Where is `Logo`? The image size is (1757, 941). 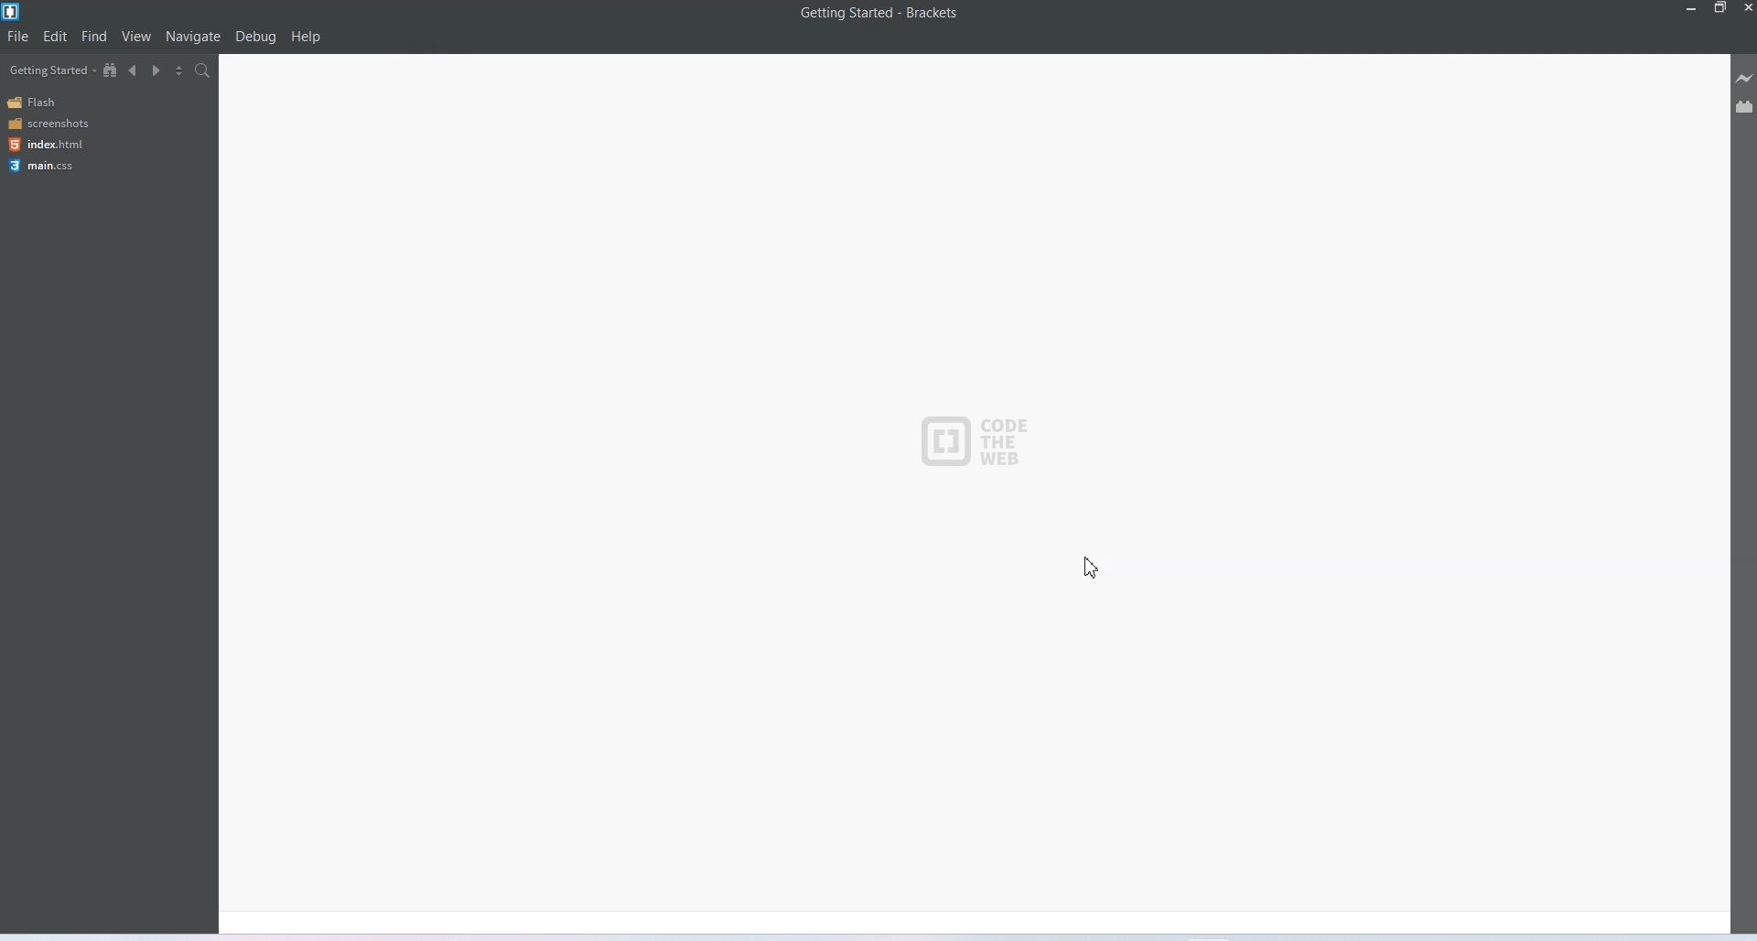
Logo is located at coordinates (974, 434).